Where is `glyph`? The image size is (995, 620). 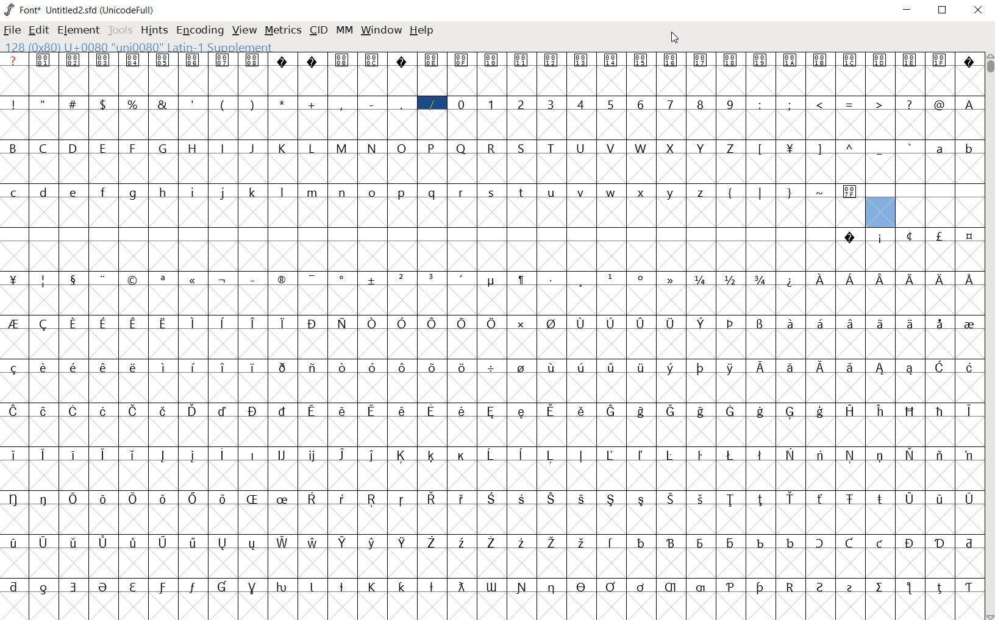
glyph is located at coordinates (552, 367).